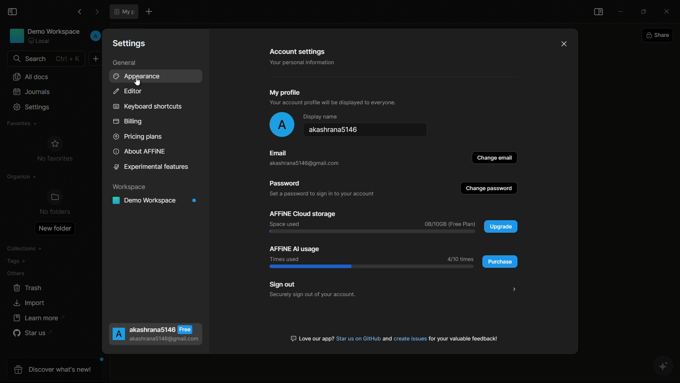 The width and height of the screenshot is (680, 383). What do you see at coordinates (335, 104) in the screenshot?
I see `Your account profile will be displayed to everyone.` at bounding box center [335, 104].